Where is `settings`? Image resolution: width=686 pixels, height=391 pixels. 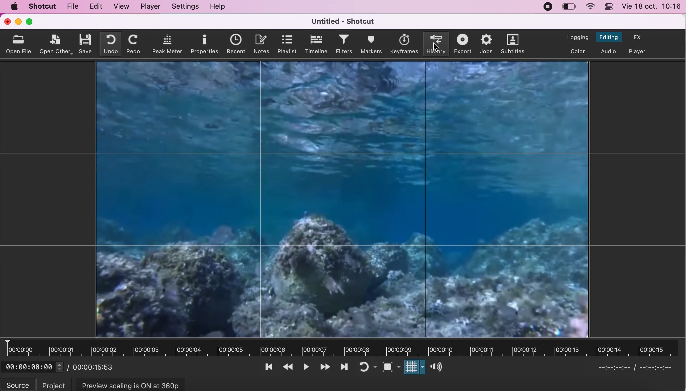 settings is located at coordinates (186, 6).